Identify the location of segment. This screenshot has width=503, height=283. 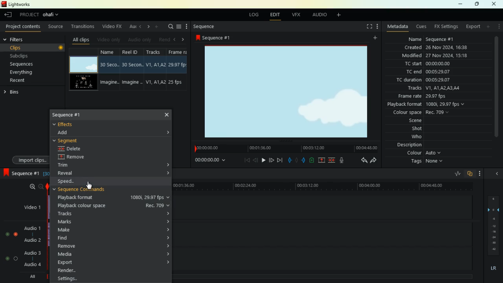
(75, 141).